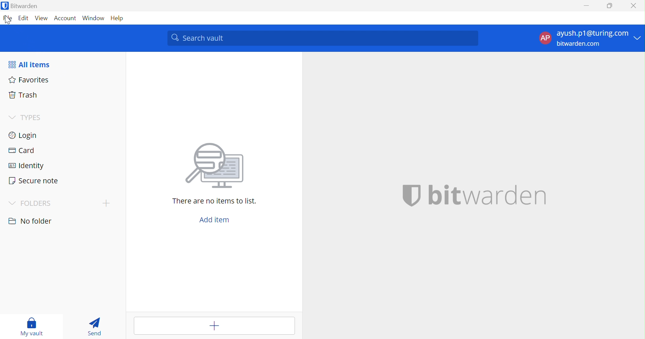 Image resolution: width=645 pixels, height=339 pixels. Describe the element at coordinates (34, 117) in the screenshot. I see `TYPES` at that location.